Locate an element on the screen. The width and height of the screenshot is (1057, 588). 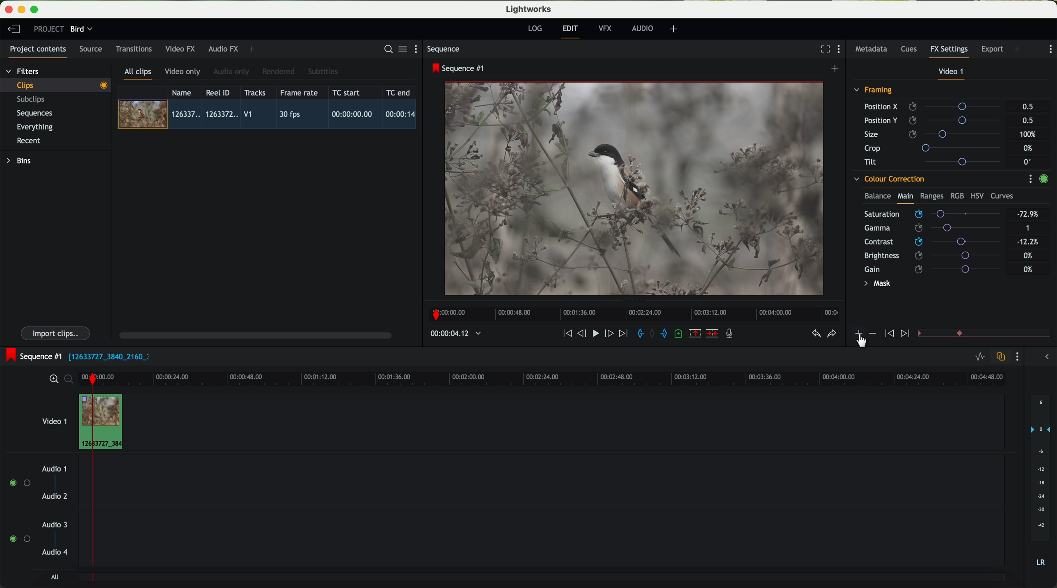
create a new sequence is located at coordinates (836, 69).